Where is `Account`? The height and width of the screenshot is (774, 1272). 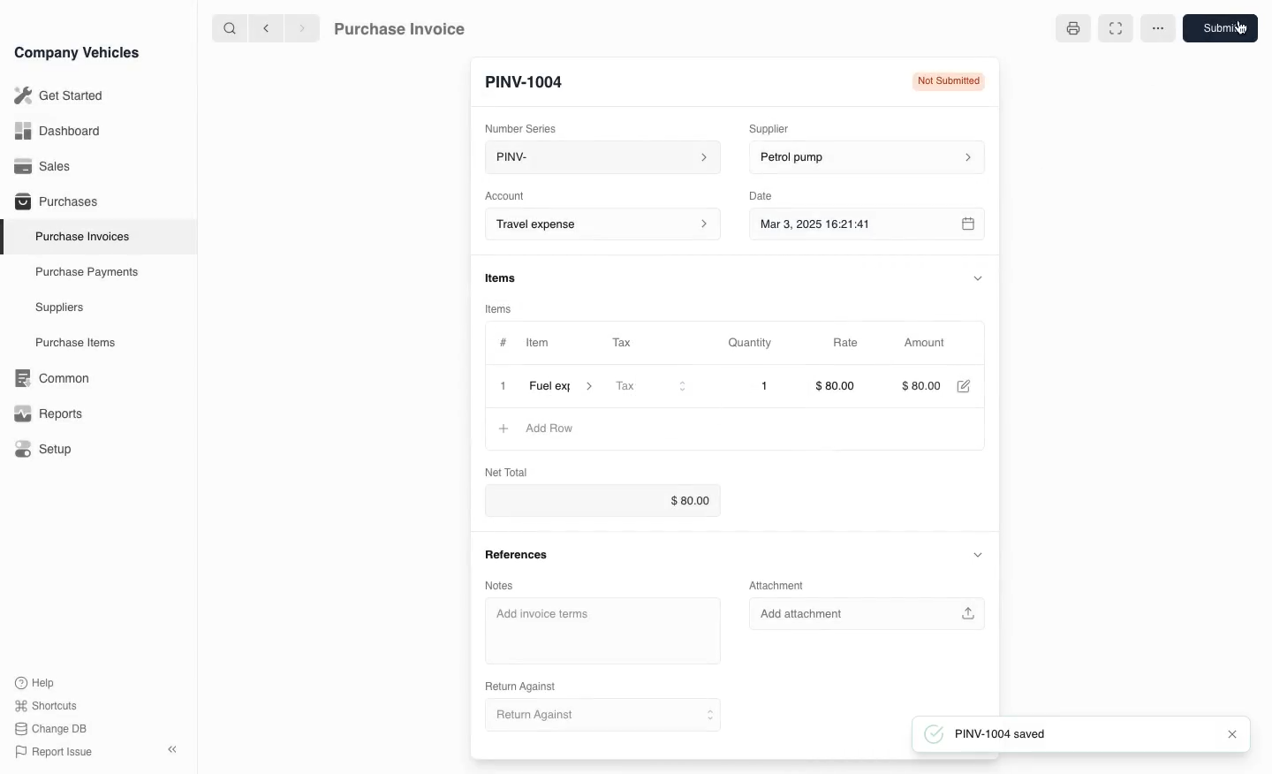 Account is located at coordinates (600, 224).